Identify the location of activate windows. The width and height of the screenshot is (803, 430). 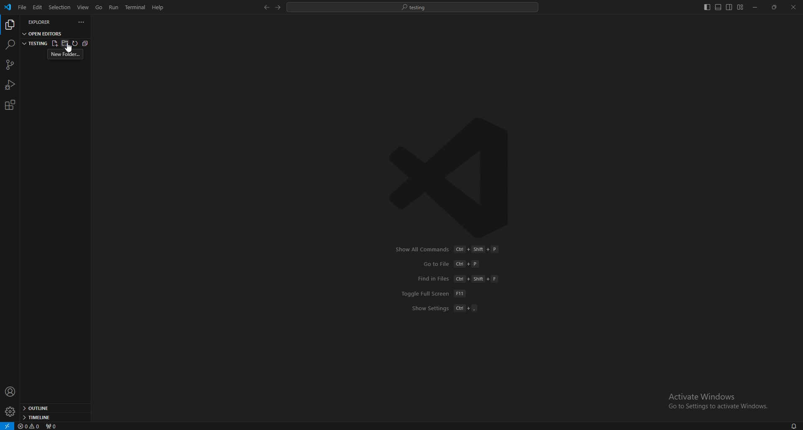
(715, 397).